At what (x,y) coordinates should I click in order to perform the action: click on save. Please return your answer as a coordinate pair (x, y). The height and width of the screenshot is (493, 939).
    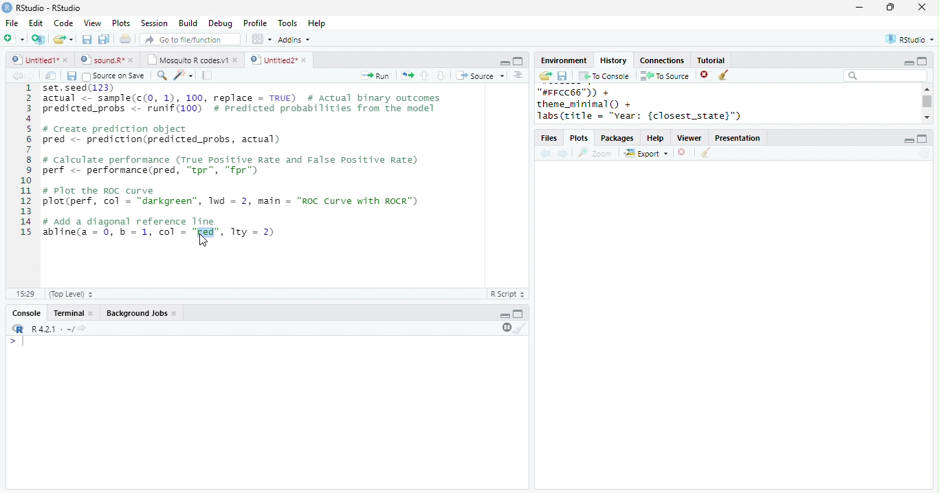
    Looking at the image, I should click on (562, 76).